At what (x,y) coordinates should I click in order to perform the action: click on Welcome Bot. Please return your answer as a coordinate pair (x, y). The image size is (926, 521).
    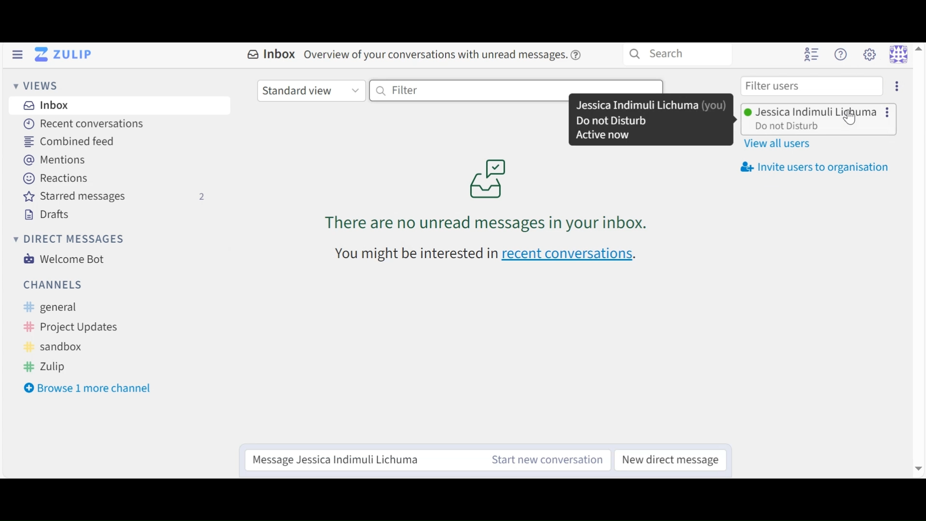
    Looking at the image, I should click on (65, 259).